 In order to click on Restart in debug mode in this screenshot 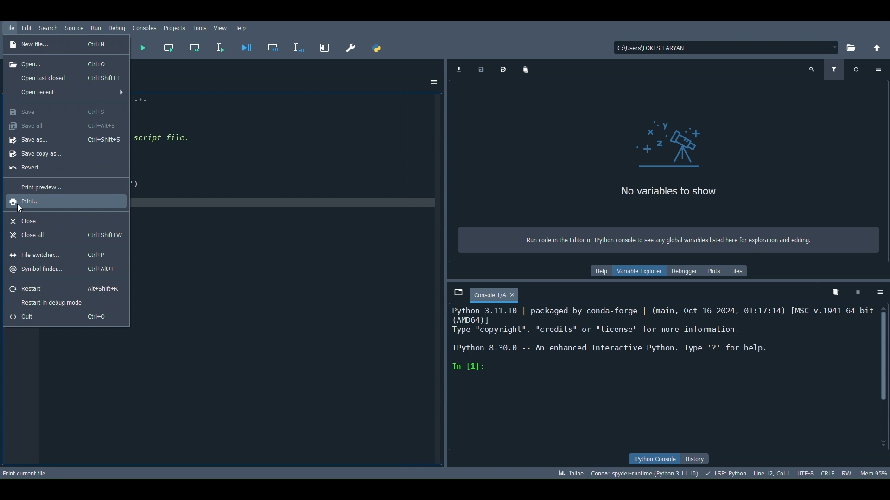, I will do `click(53, 302)`.